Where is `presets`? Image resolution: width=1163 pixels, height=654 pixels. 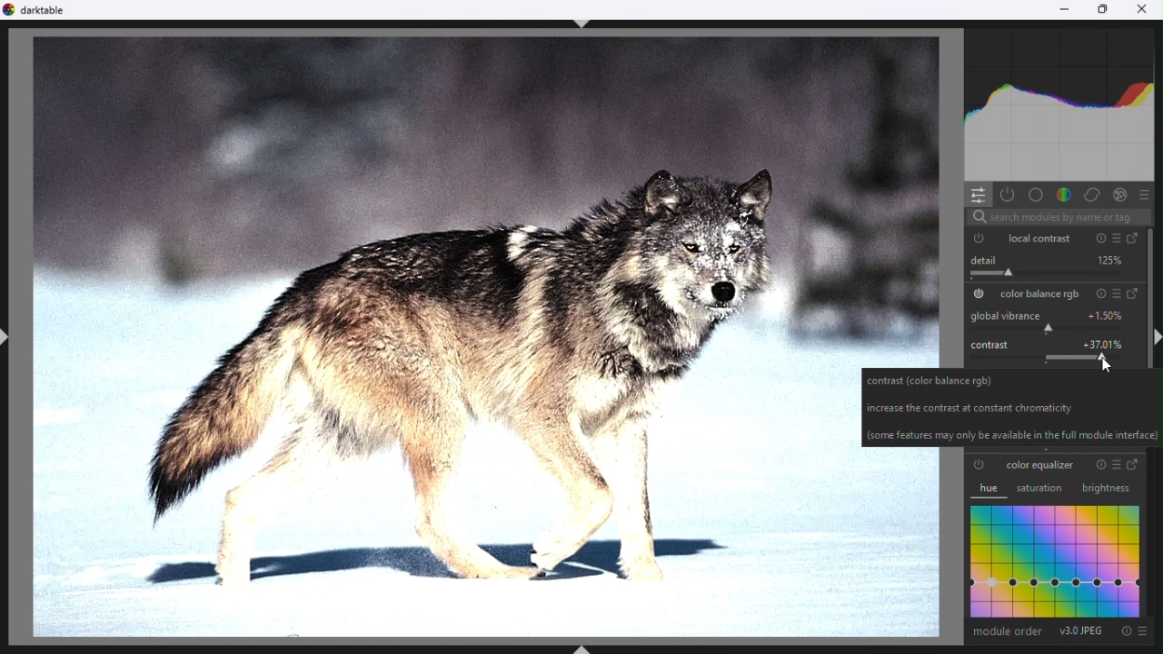 presets is located at coordinates (1142, 633).